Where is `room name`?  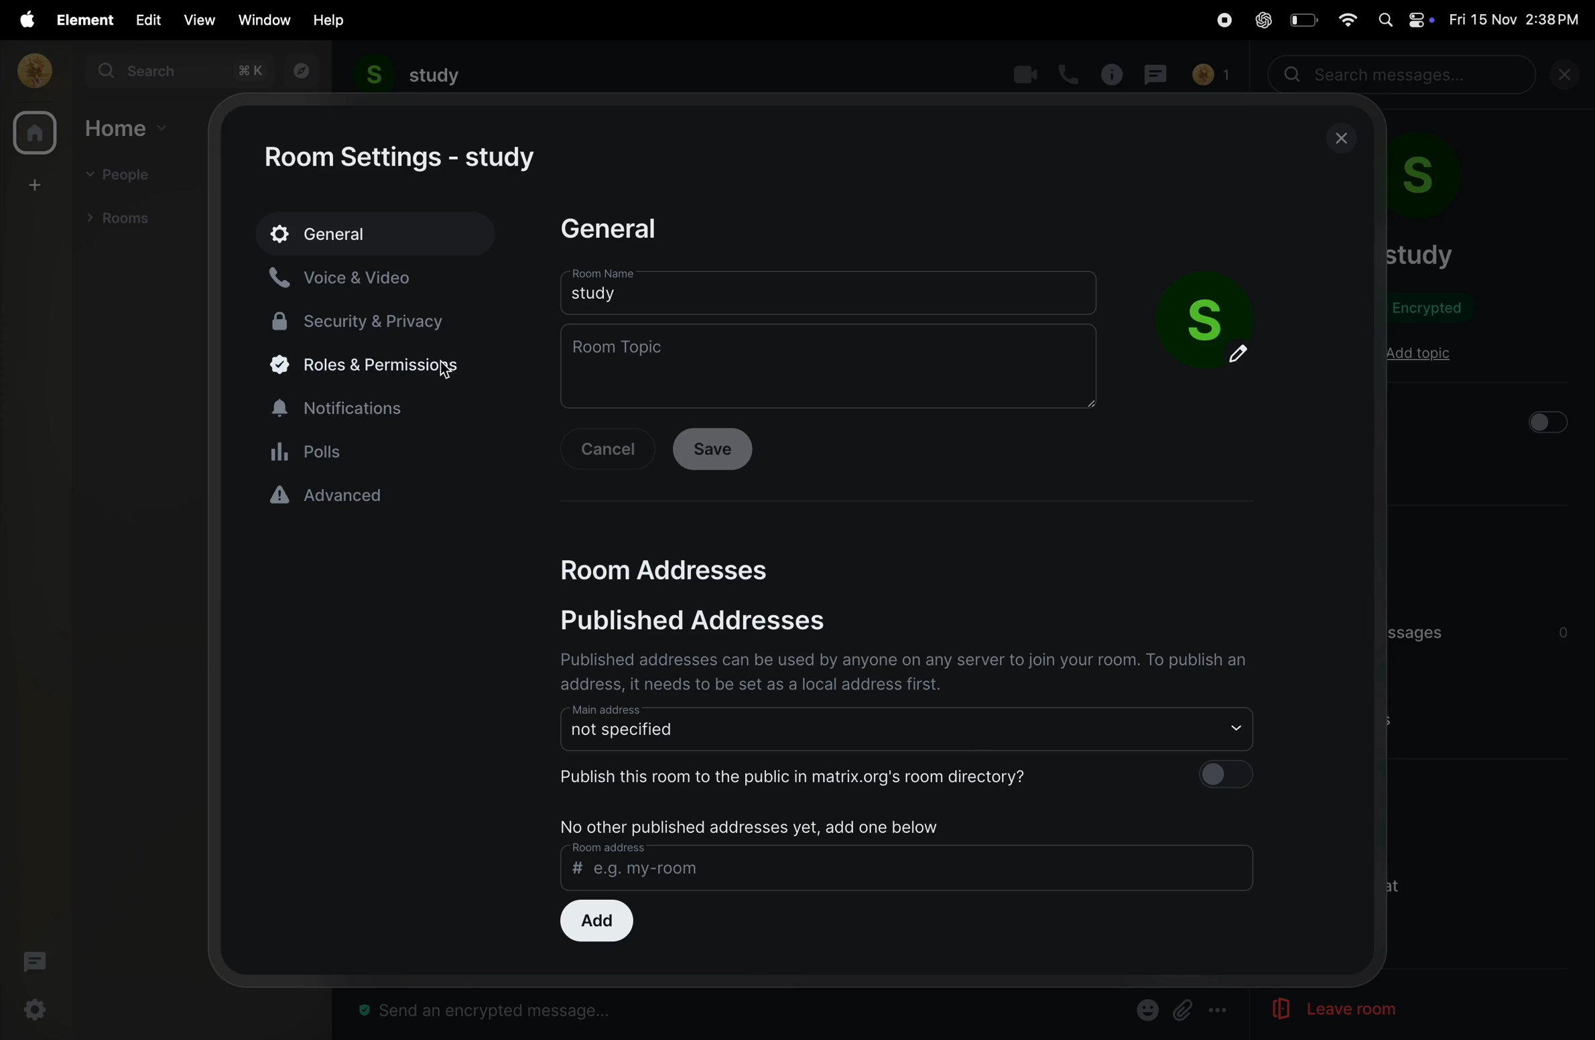
room name is located at coordinates (830, 290).